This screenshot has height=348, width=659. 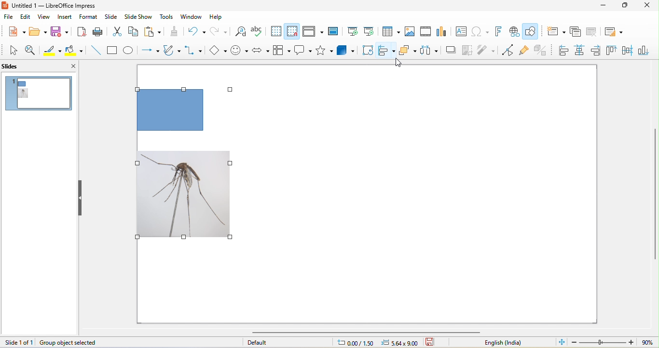 I want to click on right, so click(x=596, y=51).